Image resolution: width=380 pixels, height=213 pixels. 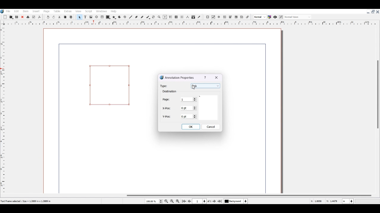 I want to click on Toggle color management system, so click(x=270, y=17).